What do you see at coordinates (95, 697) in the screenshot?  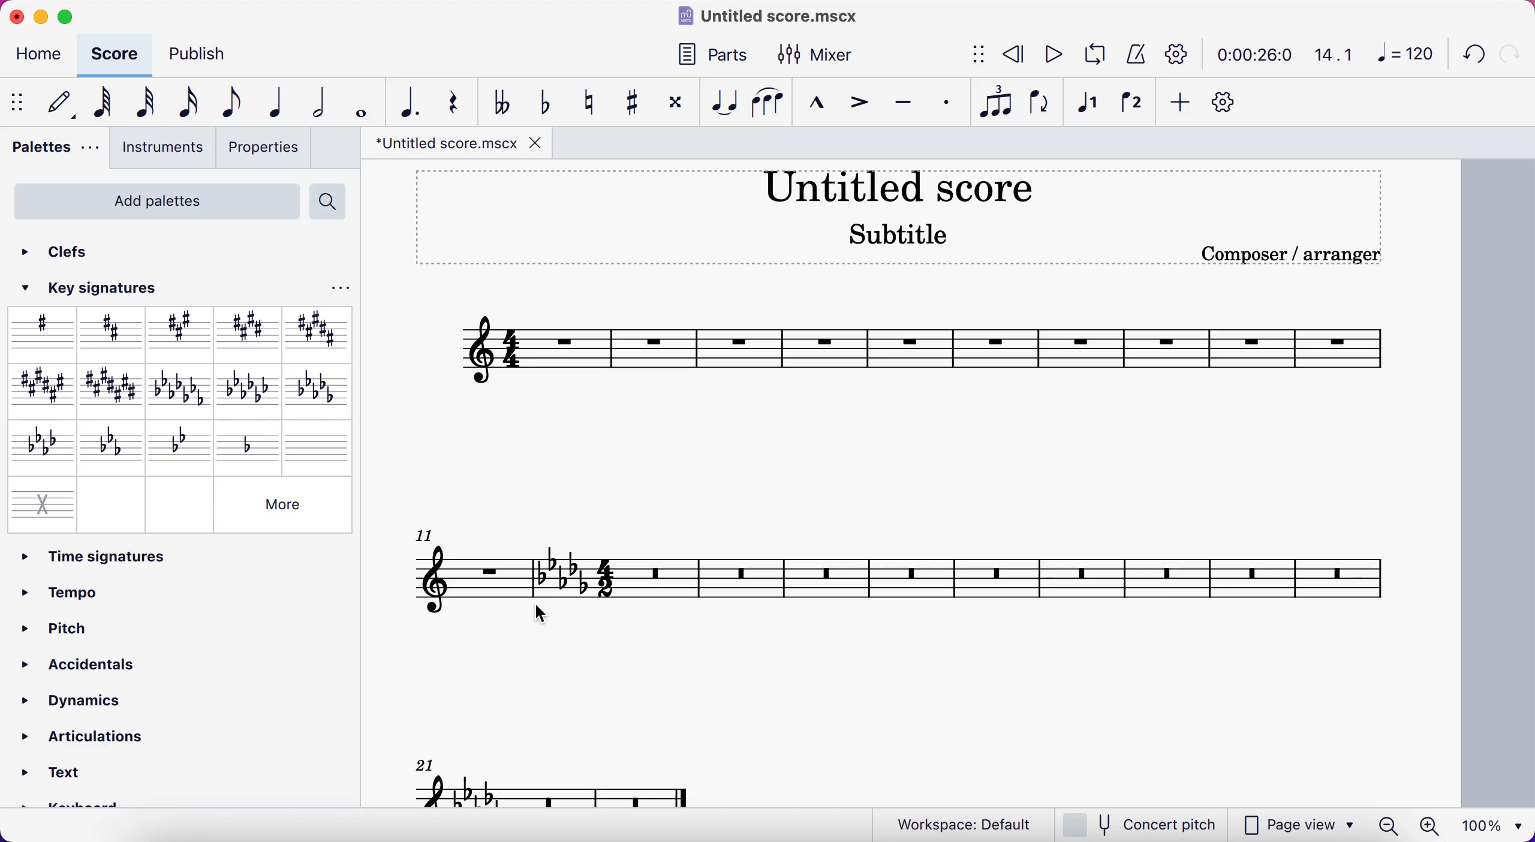 I see `dynamics` at bounding box center [95, 697].